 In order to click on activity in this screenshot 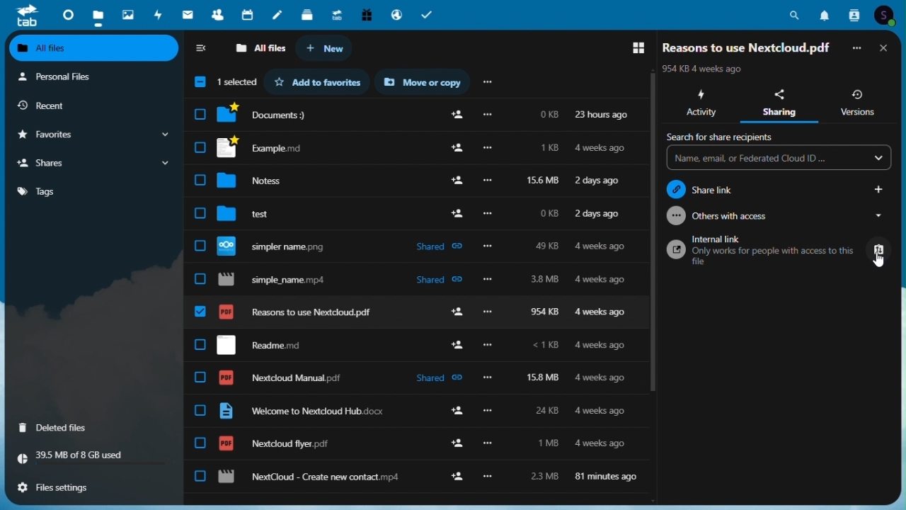, I will do `click(699, 104)`.